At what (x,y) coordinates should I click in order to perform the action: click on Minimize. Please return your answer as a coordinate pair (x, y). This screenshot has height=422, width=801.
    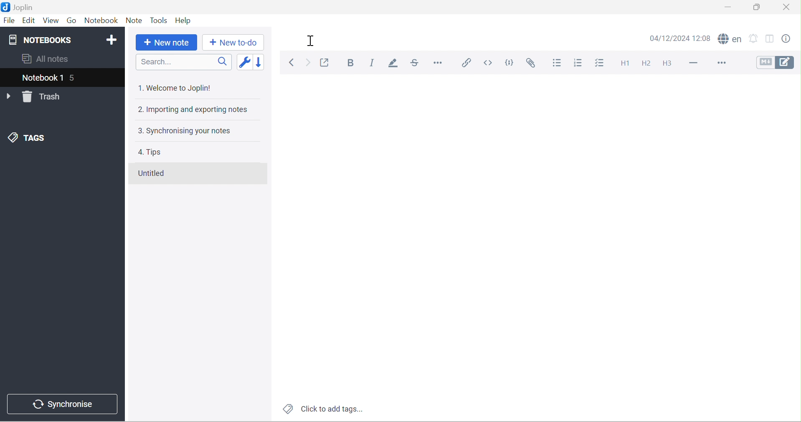
    Looking at the image, I should click on (729, 7).